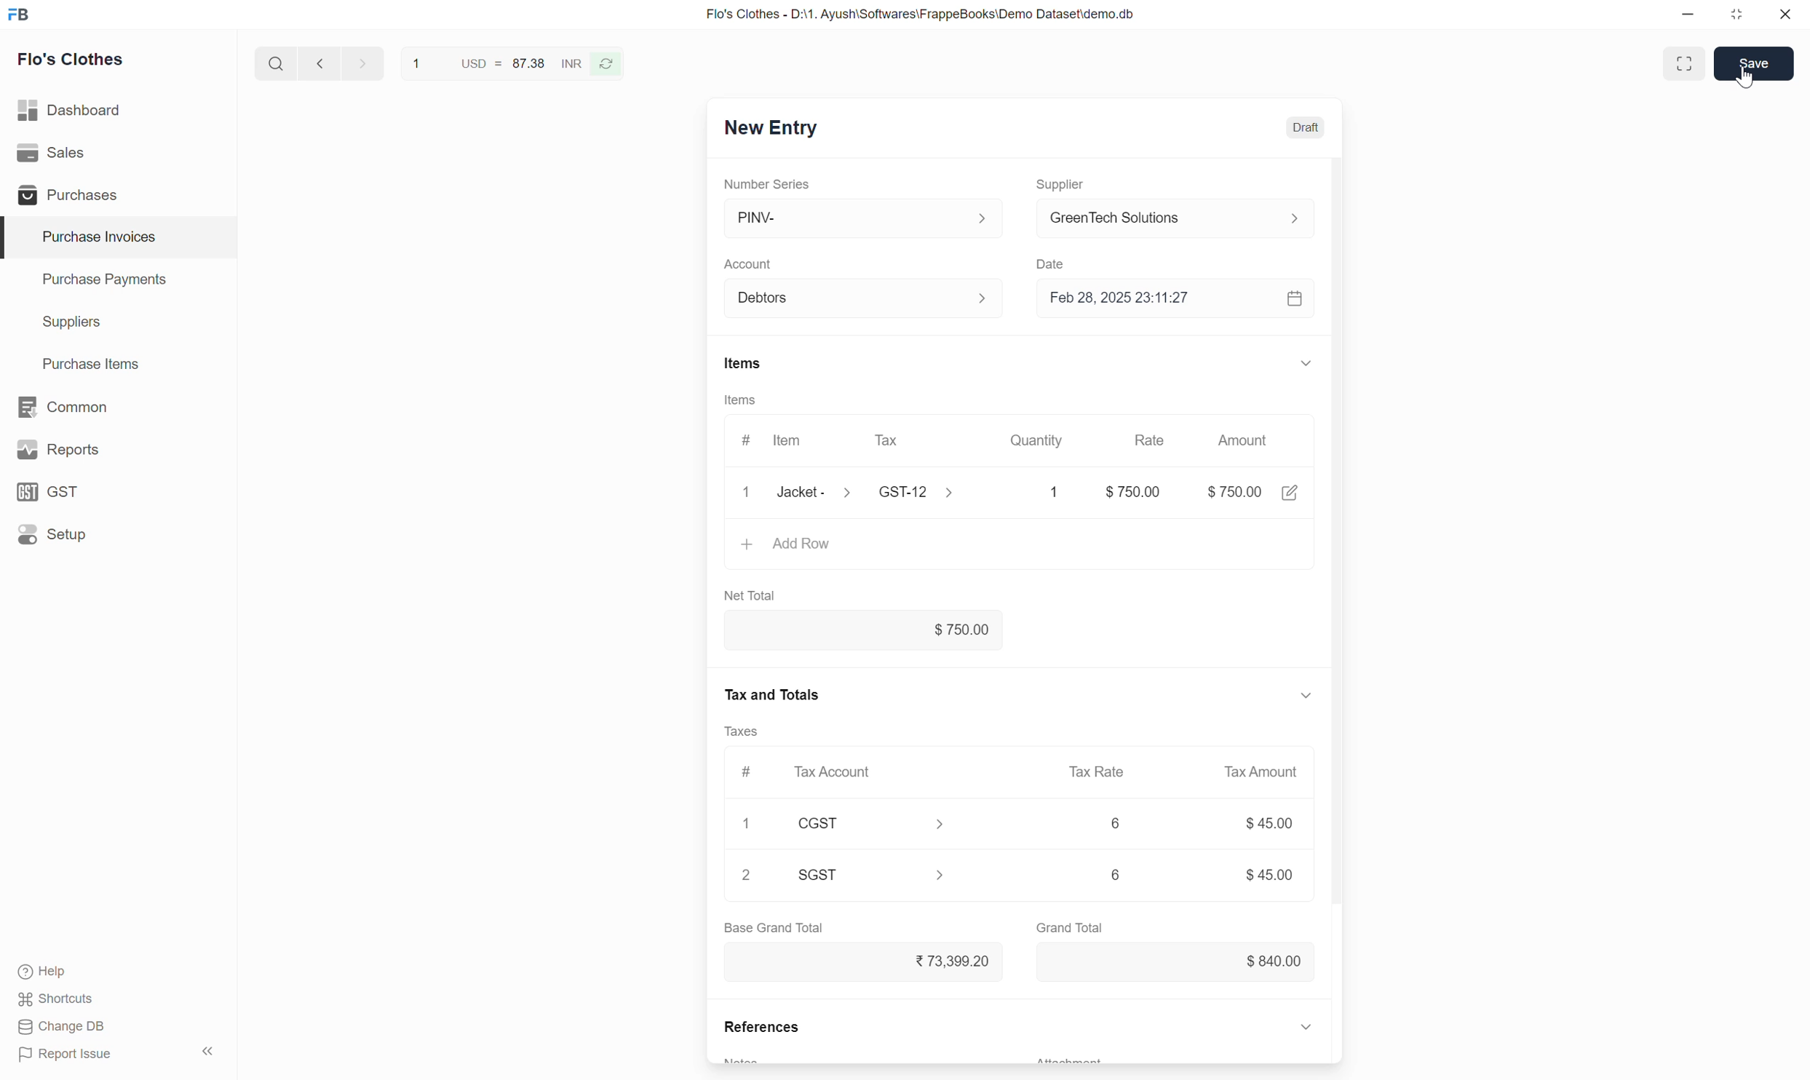  What do you see at coordinates (1097, 771) in the screenshot?
I see `Tax Rate` at bounding box center [1097, 771].